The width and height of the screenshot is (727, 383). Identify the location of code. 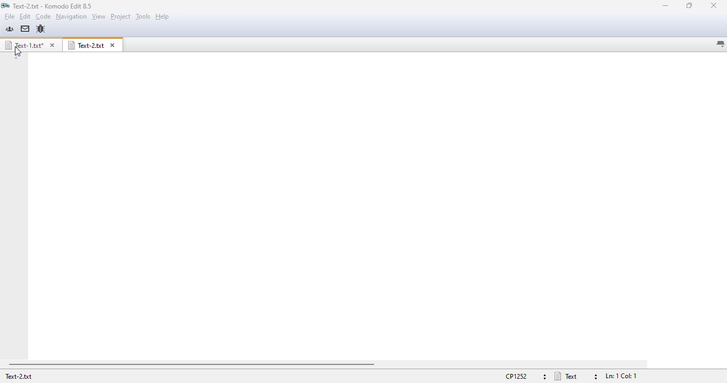
(43, 16).